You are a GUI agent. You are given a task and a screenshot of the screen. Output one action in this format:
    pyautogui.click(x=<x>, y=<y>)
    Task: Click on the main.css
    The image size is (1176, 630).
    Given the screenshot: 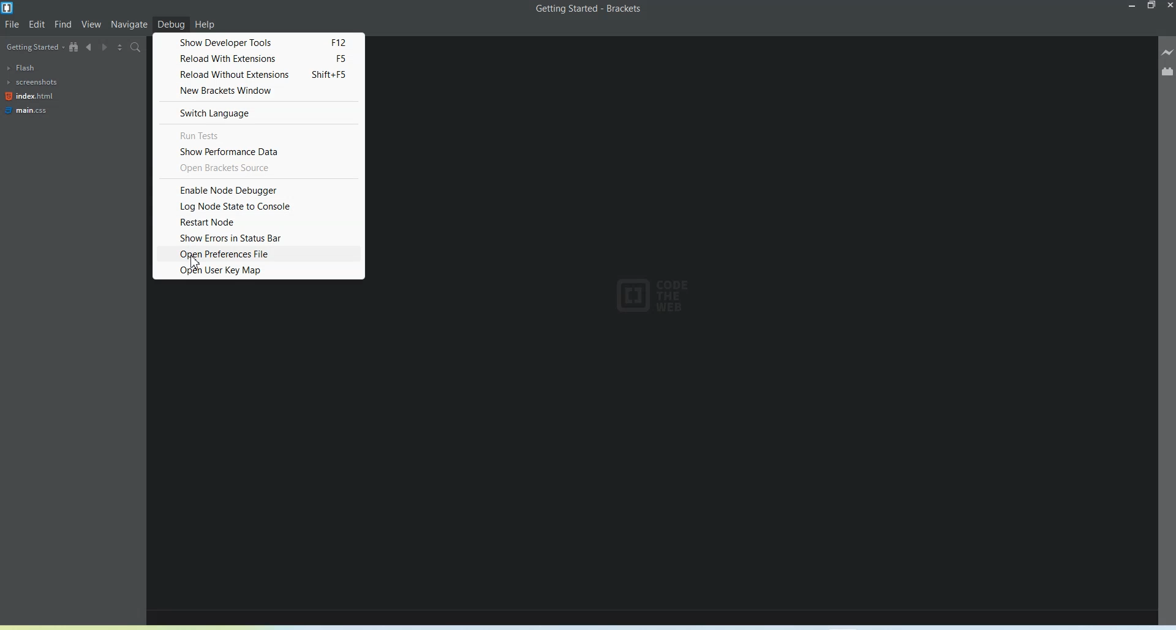 What is the action you would take?
    pyautogui.click(x=27, y=110)
    